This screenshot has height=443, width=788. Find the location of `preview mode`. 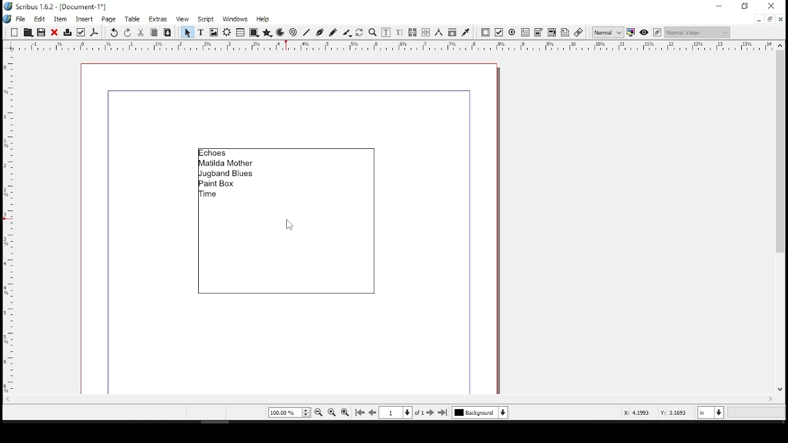

preview mode is located at coordinates (644, 31).